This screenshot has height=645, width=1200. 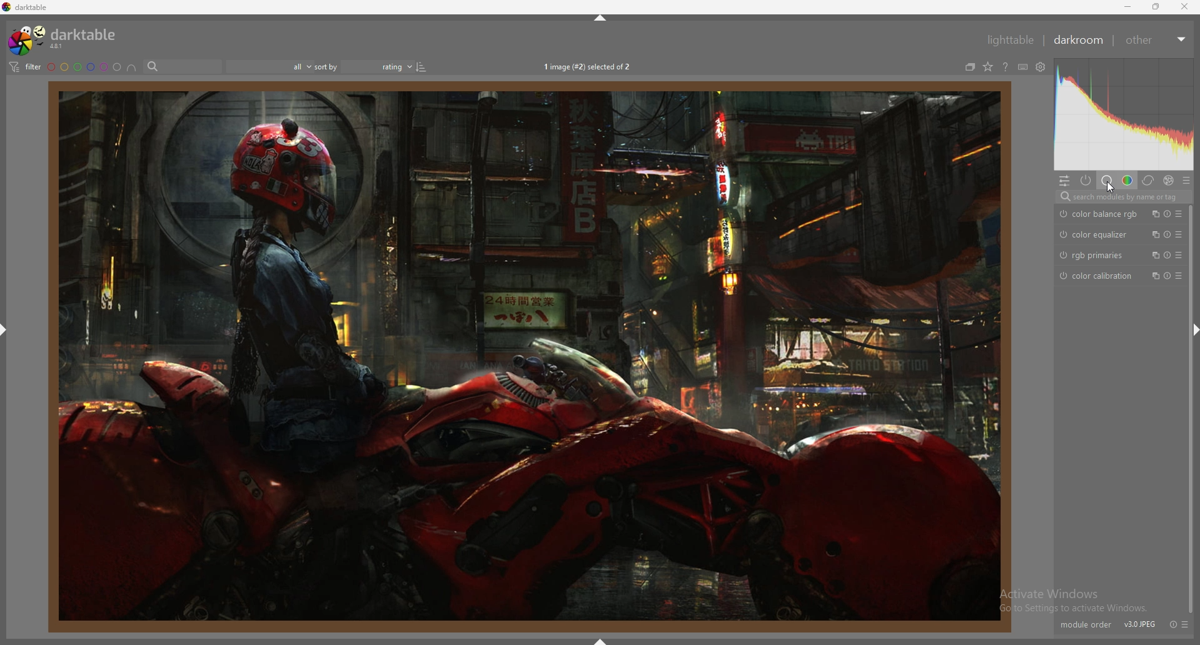 I want to click on module order , so click(x=1083, y=625).